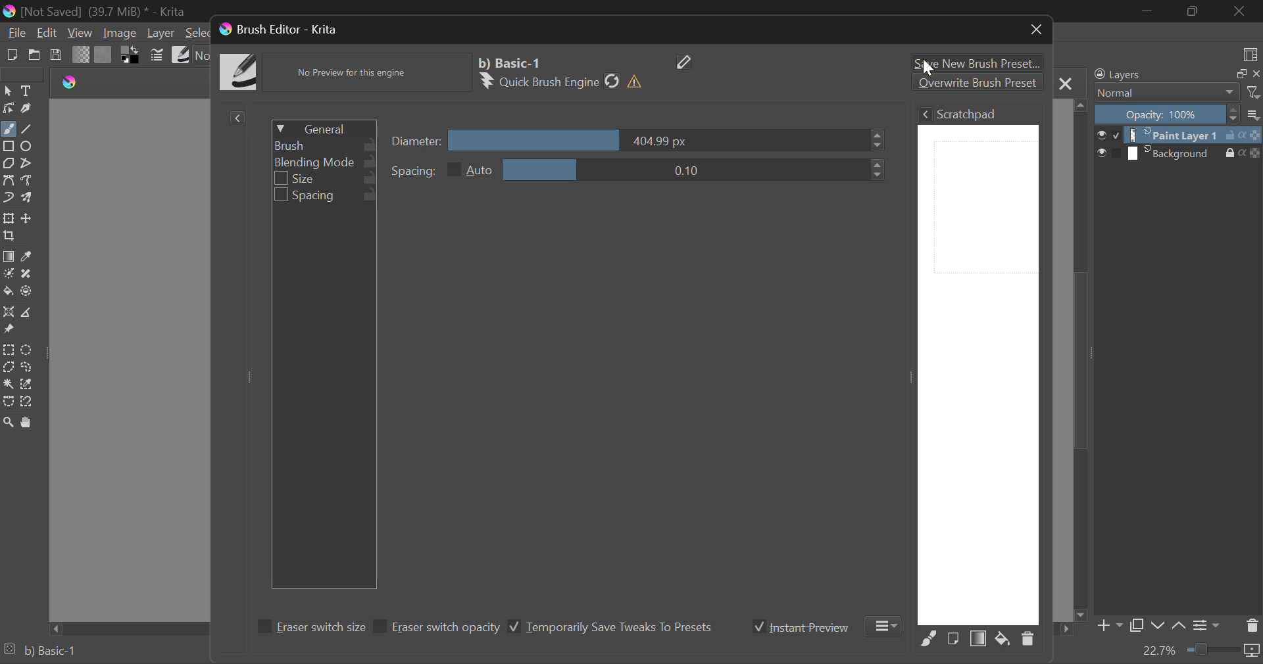 The image size is (1263, 664). Describe the element at coordinates (1002, 640) in the screenshot. I see `Fill area with background color` at that location.